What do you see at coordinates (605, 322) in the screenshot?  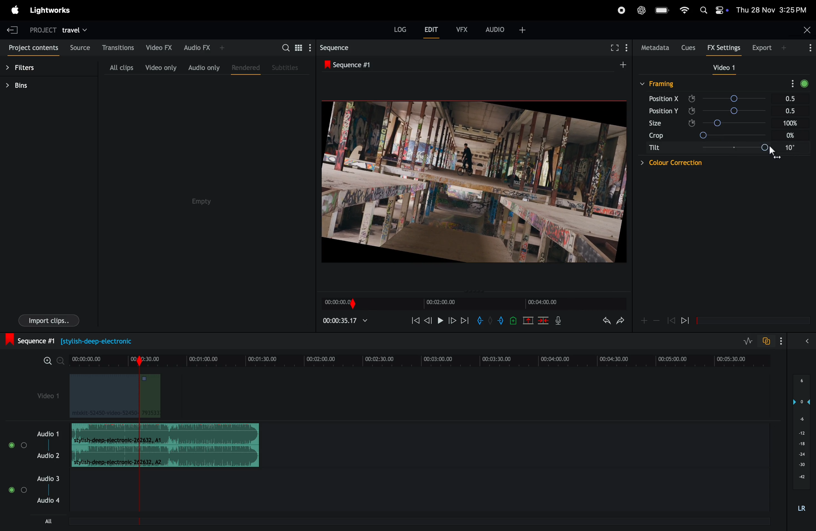 I see `undo` at bounding box center [605, 322].